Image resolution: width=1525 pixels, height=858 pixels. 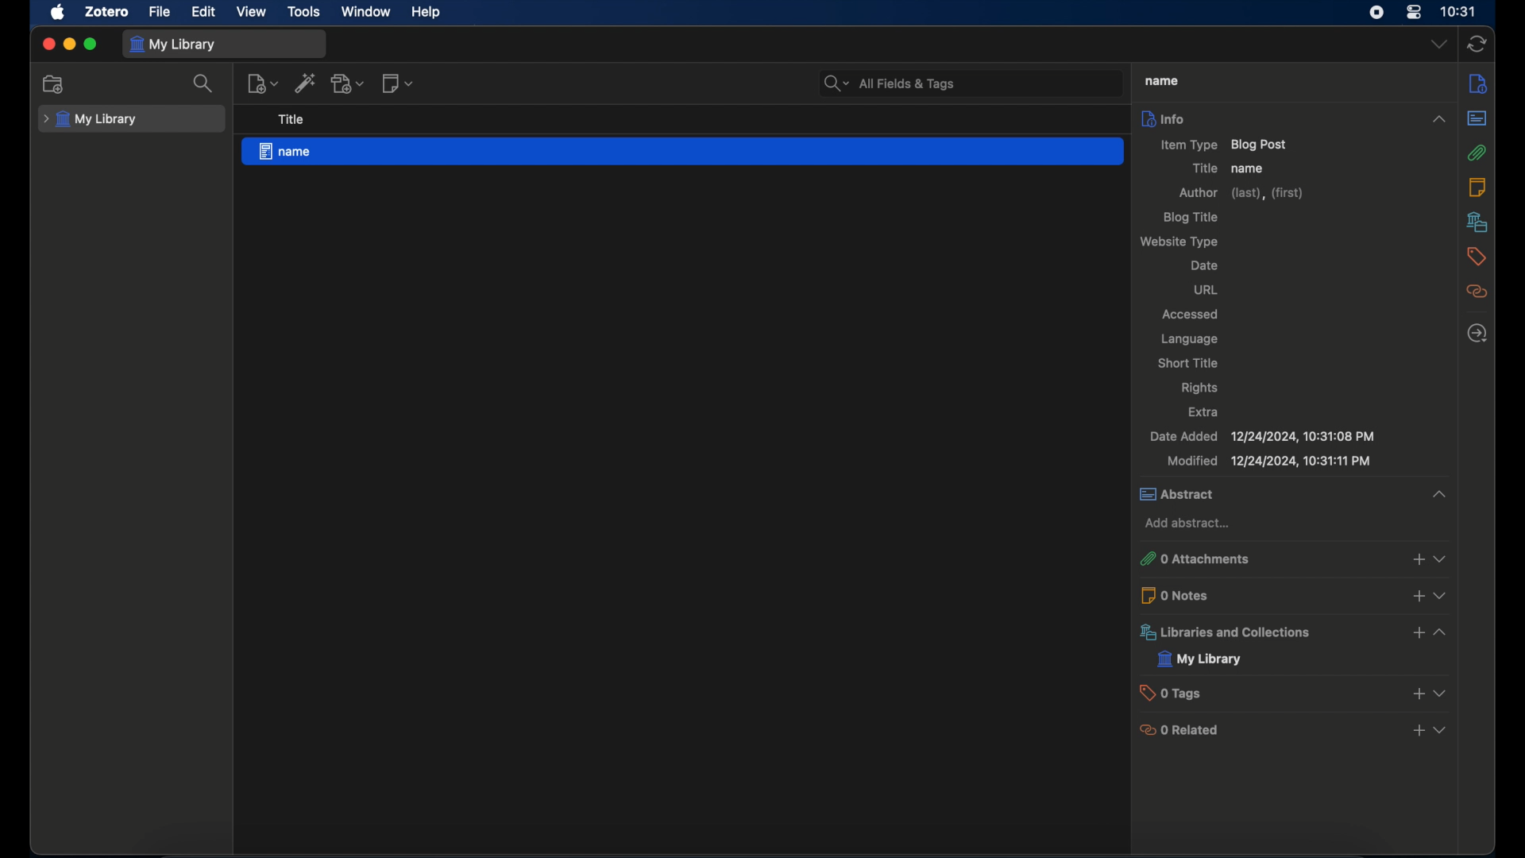 What do you see at coordinates (251, 13) in the screenshot?
I see `view` at bounding box center [251, 13].